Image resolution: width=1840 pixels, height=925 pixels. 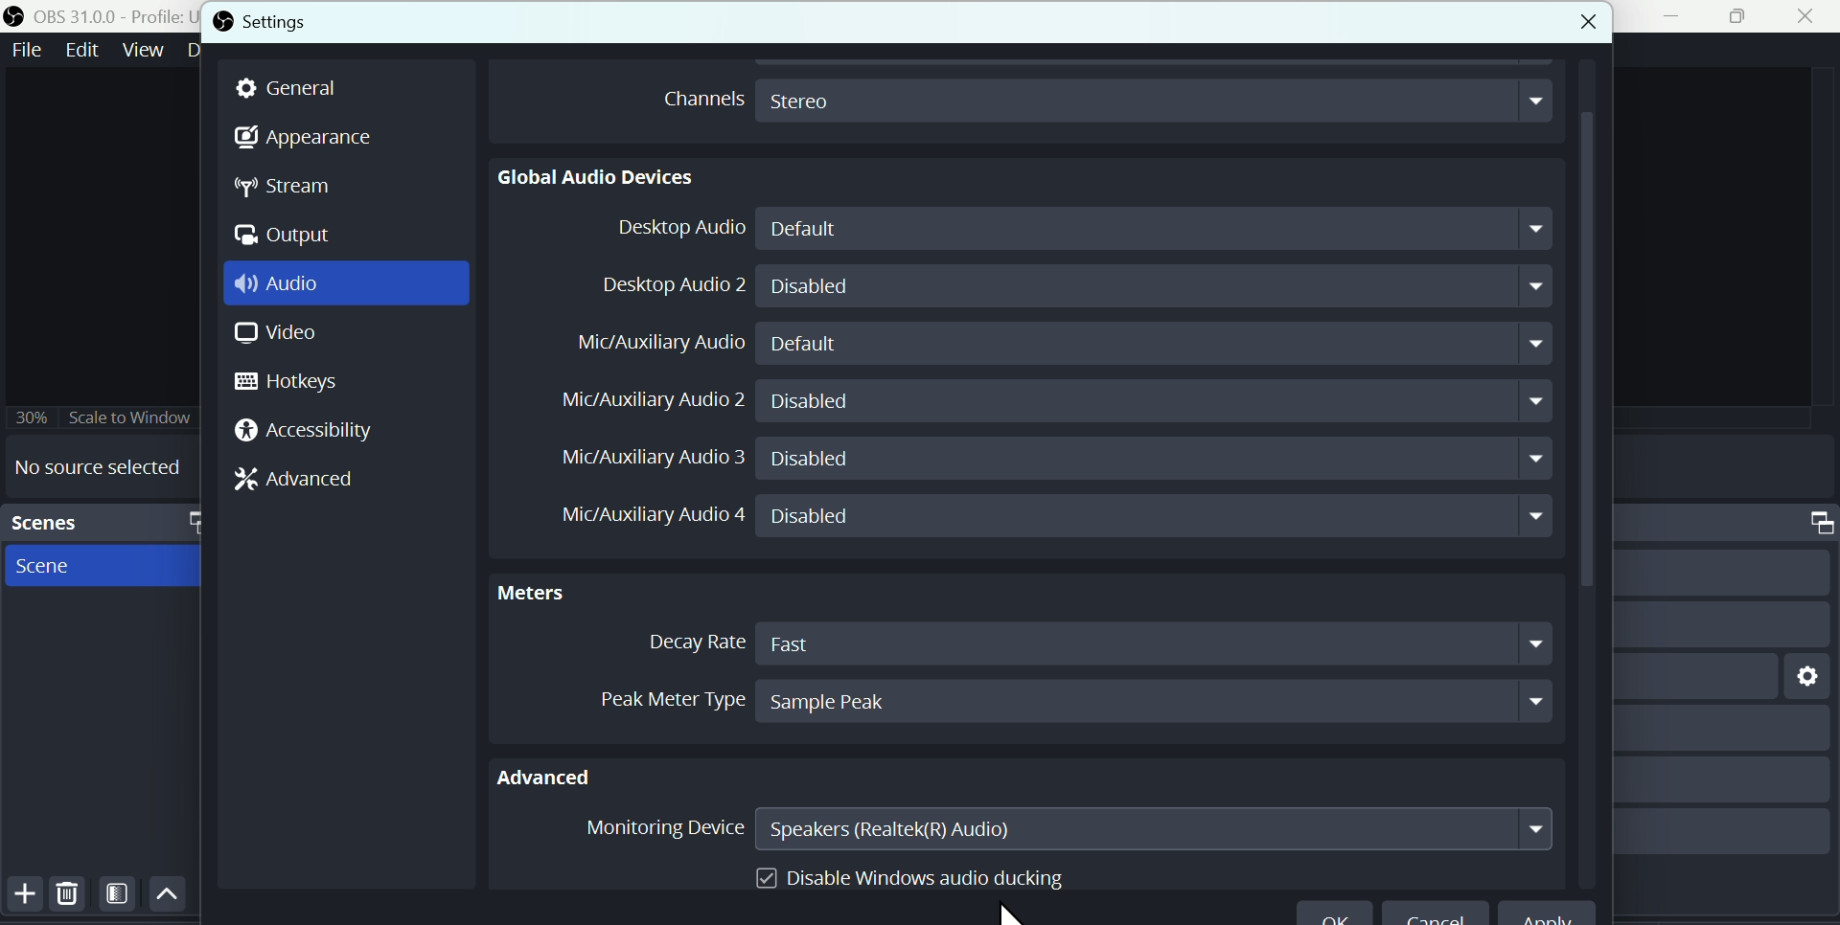 What do you see at coordinates (913, 873) in the screenshot?
I see `Disable Windows audio ducking` at bounding box center [913, 873].